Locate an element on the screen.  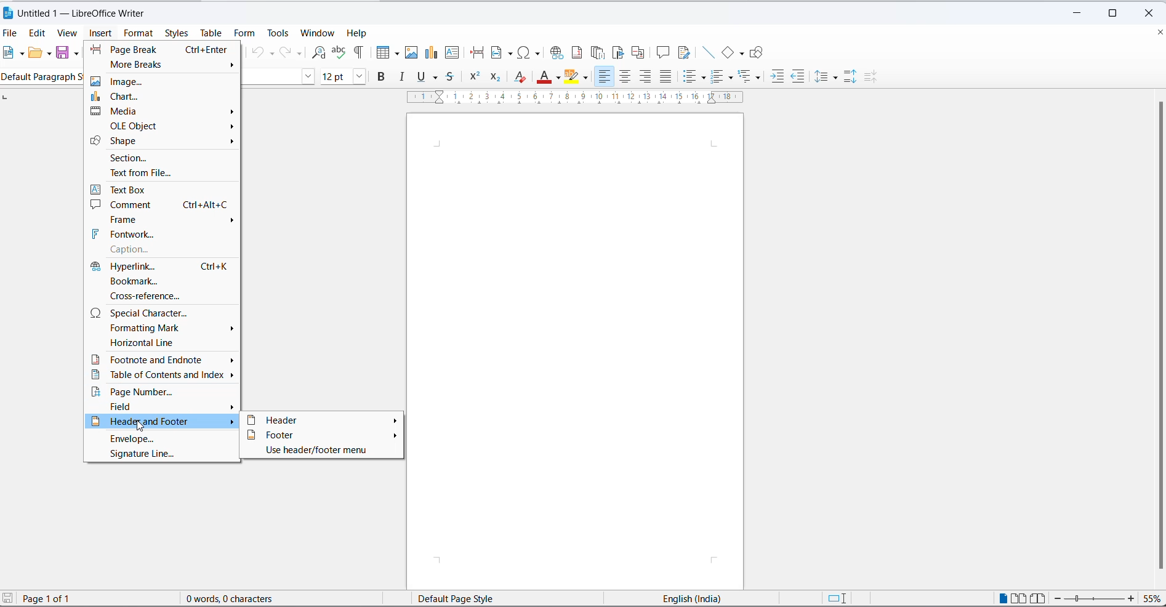
basic shapes is located at coordinates (727, 52).